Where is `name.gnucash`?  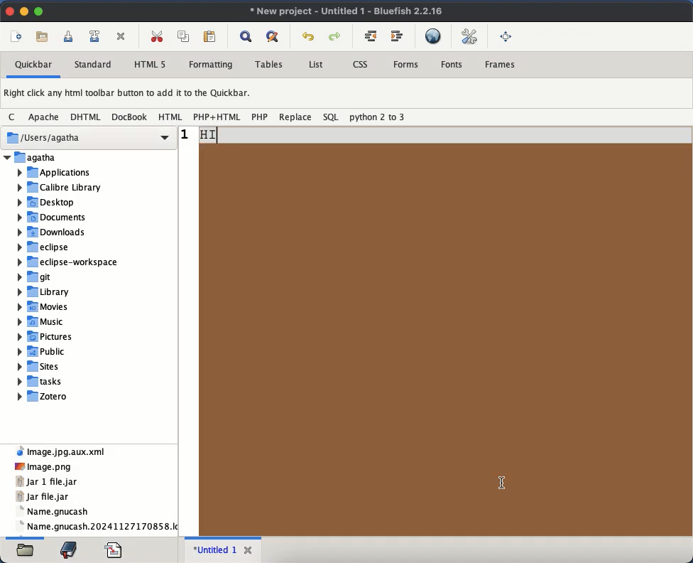 name.gnucash is located at coordinates (97, 527).